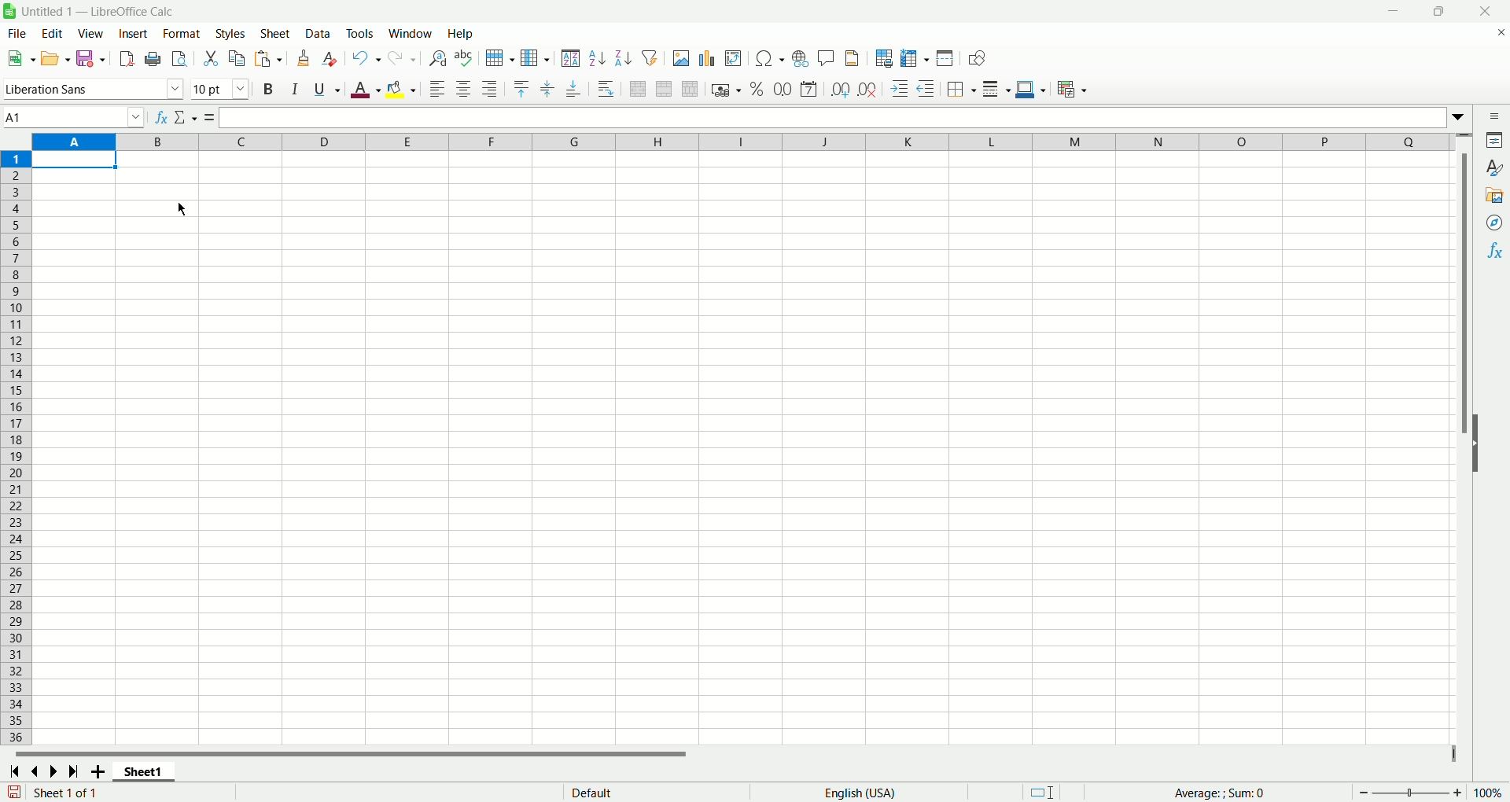 The image size is (1510, 802). Describe the element at coordinates (1030, 91) in the screenshot. I see `border color` at that location.